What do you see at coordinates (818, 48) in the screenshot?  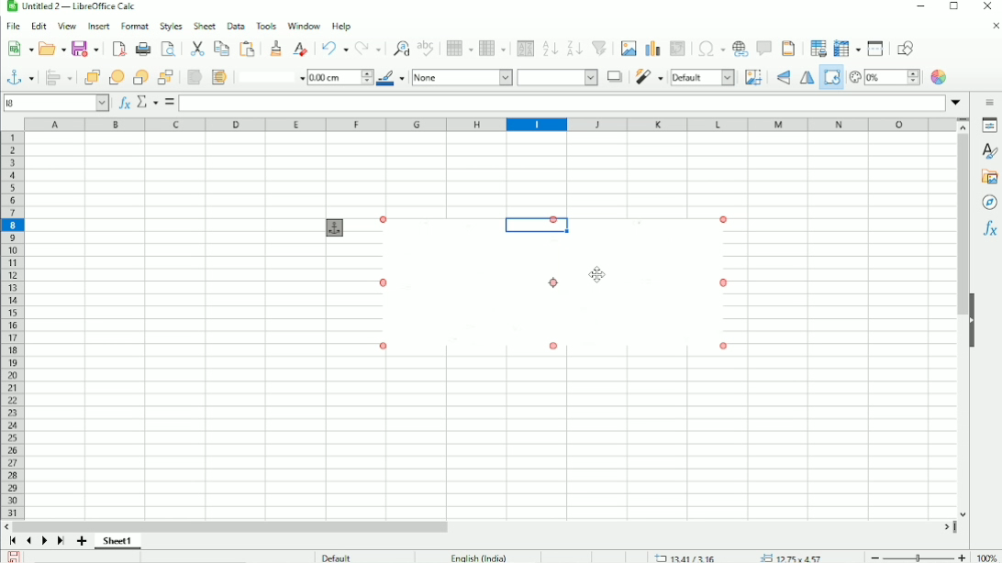 I see `Define print area` at bounding box center [818, 48].